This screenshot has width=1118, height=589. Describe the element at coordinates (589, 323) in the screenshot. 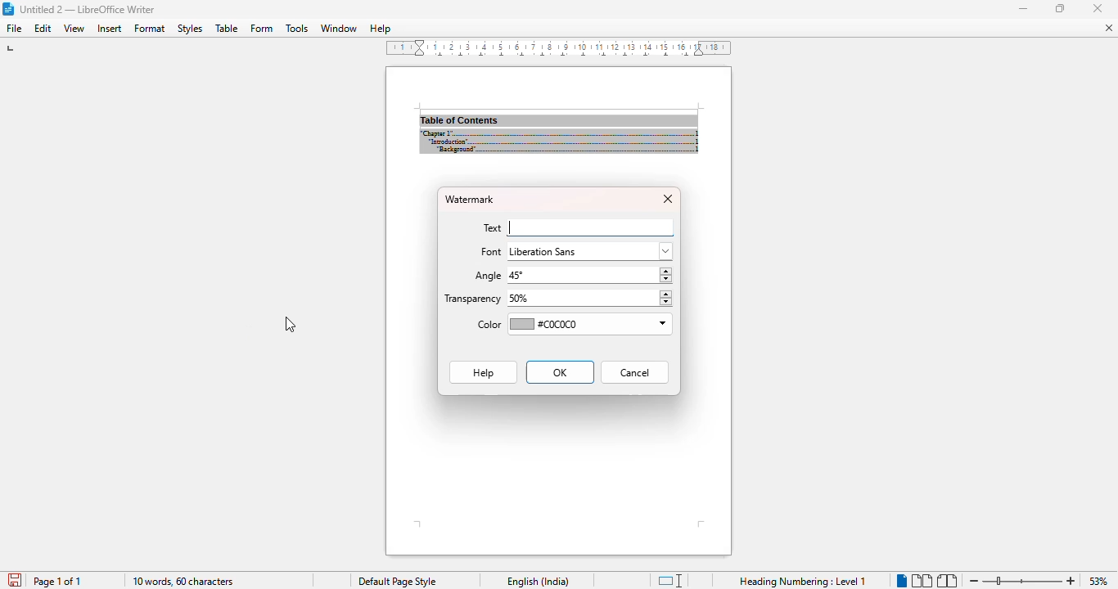

I see `#C0C0C0` at that location.